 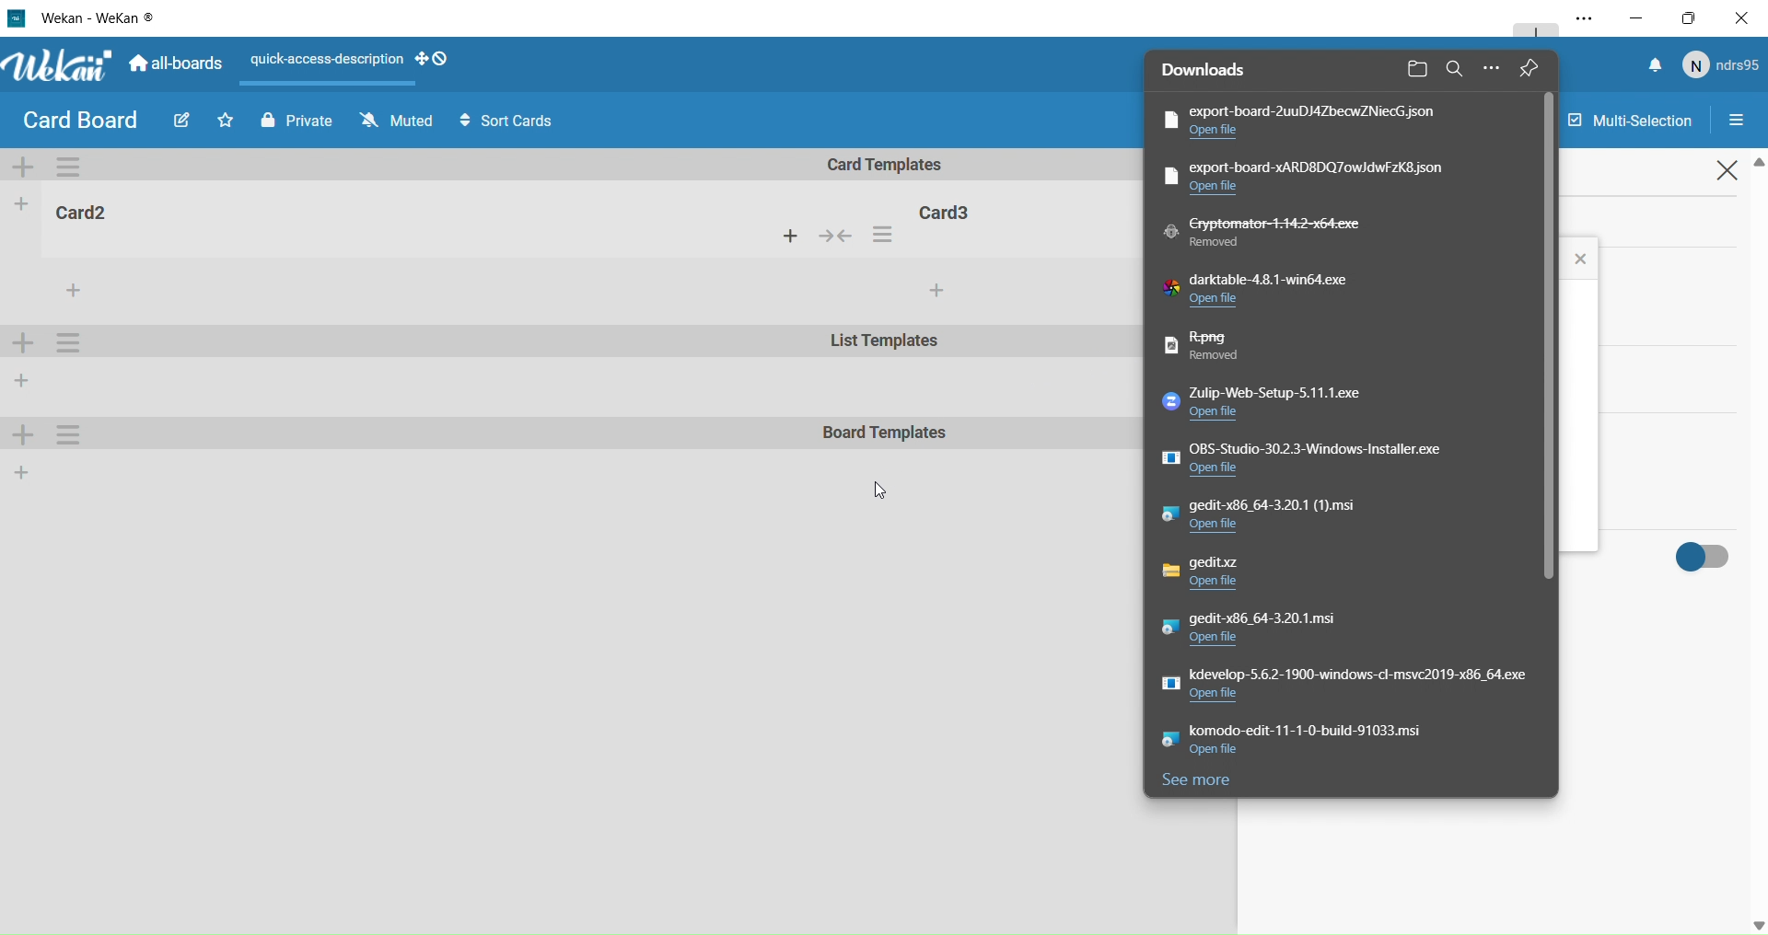 I want to click on , so click(x=174, y=67).